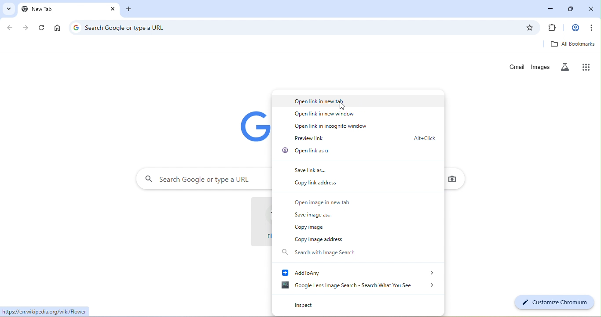  I want to click on google logo, so click(76, 27).